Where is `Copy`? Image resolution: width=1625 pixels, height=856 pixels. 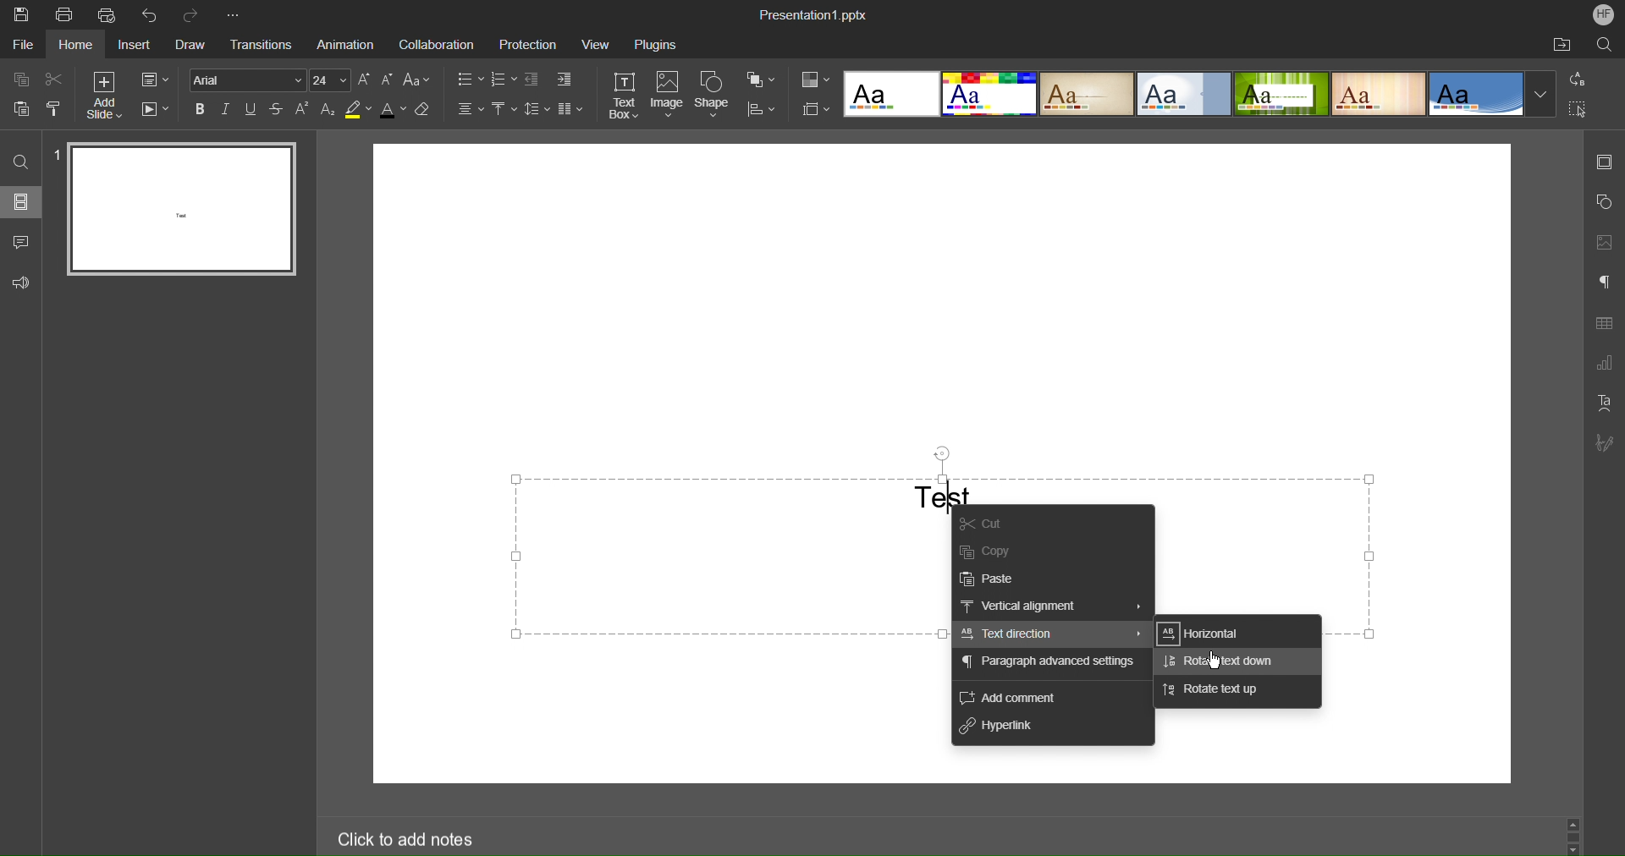
Copy is located at coordinates (1000, 549).